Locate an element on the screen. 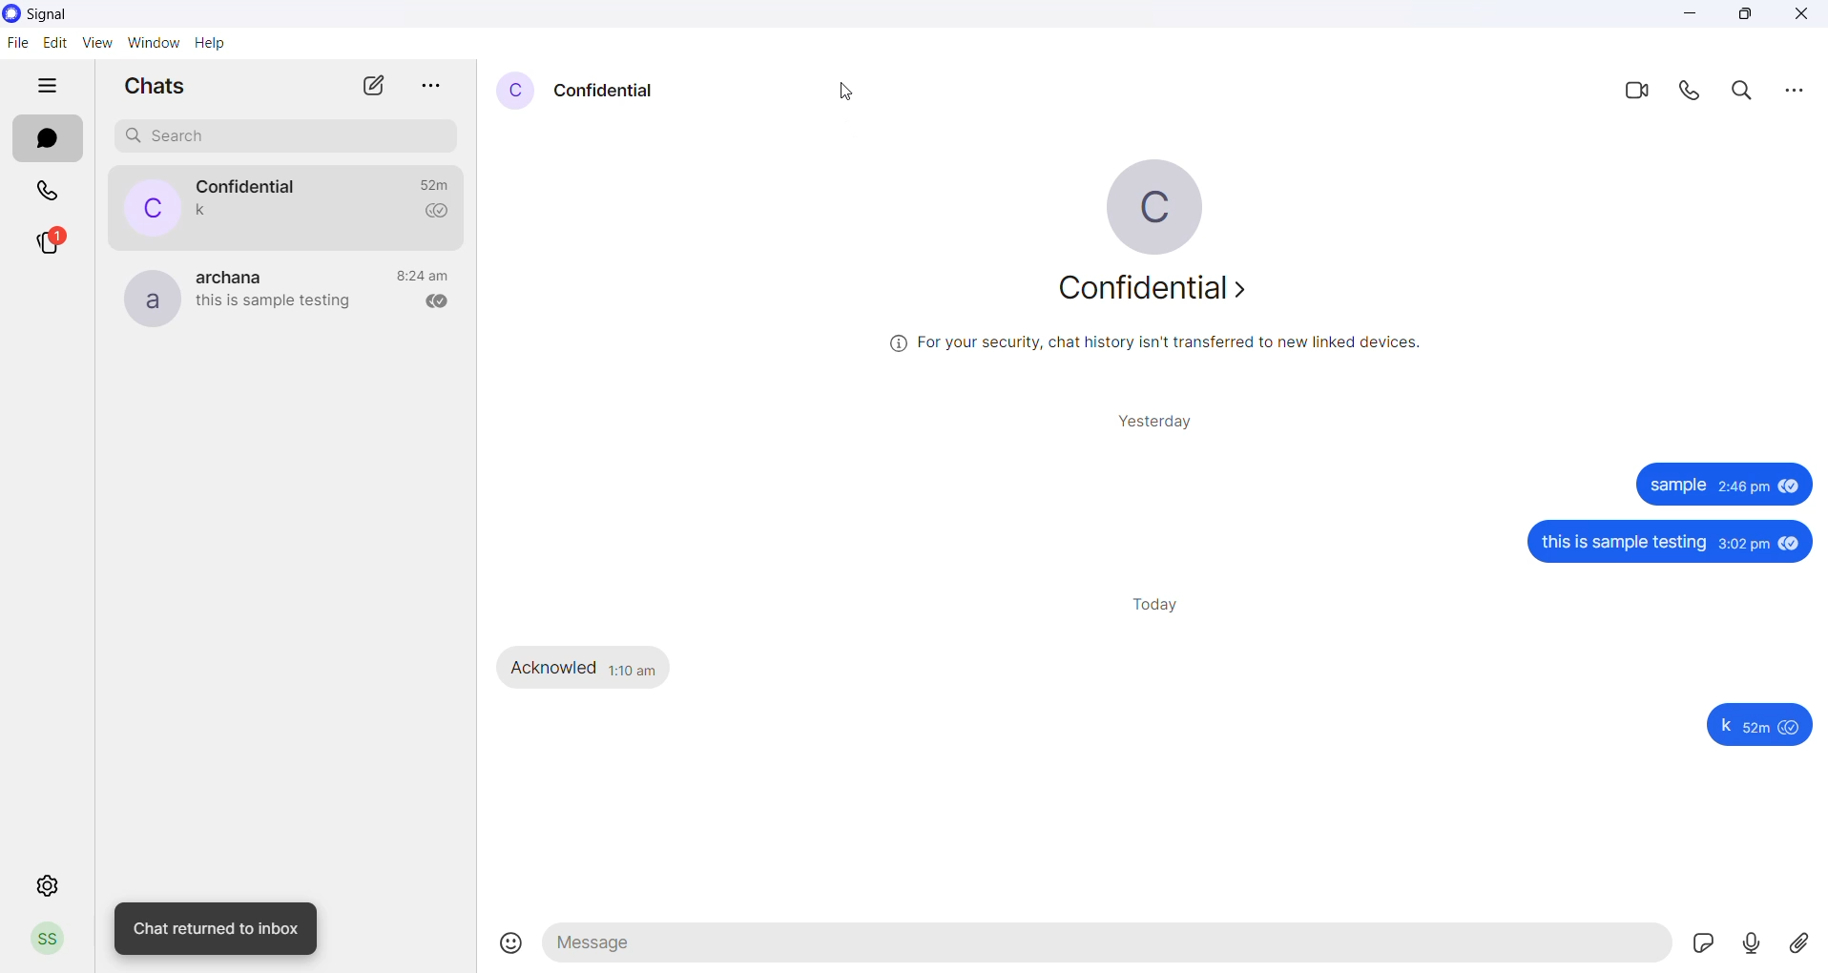 The image size is (1828, 973). chat unarchived message is located at coordinates (216, 925).